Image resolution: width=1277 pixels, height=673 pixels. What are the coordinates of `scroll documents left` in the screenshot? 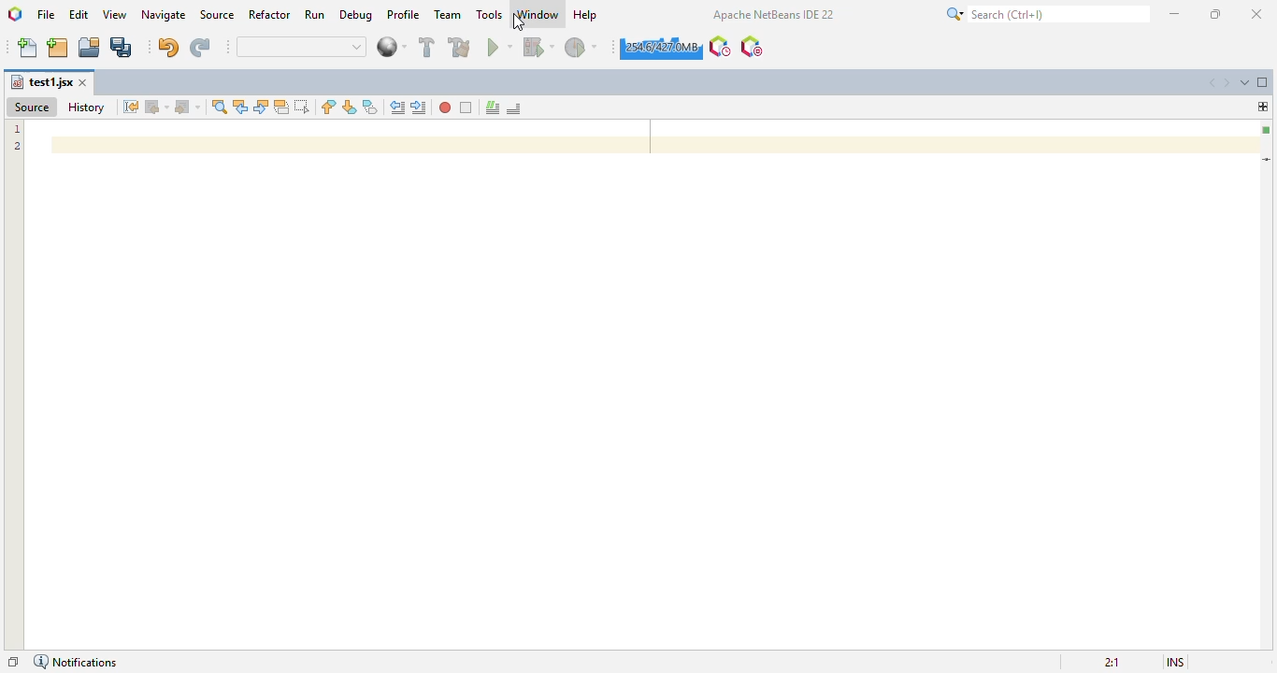 It's located at (1213, 83).